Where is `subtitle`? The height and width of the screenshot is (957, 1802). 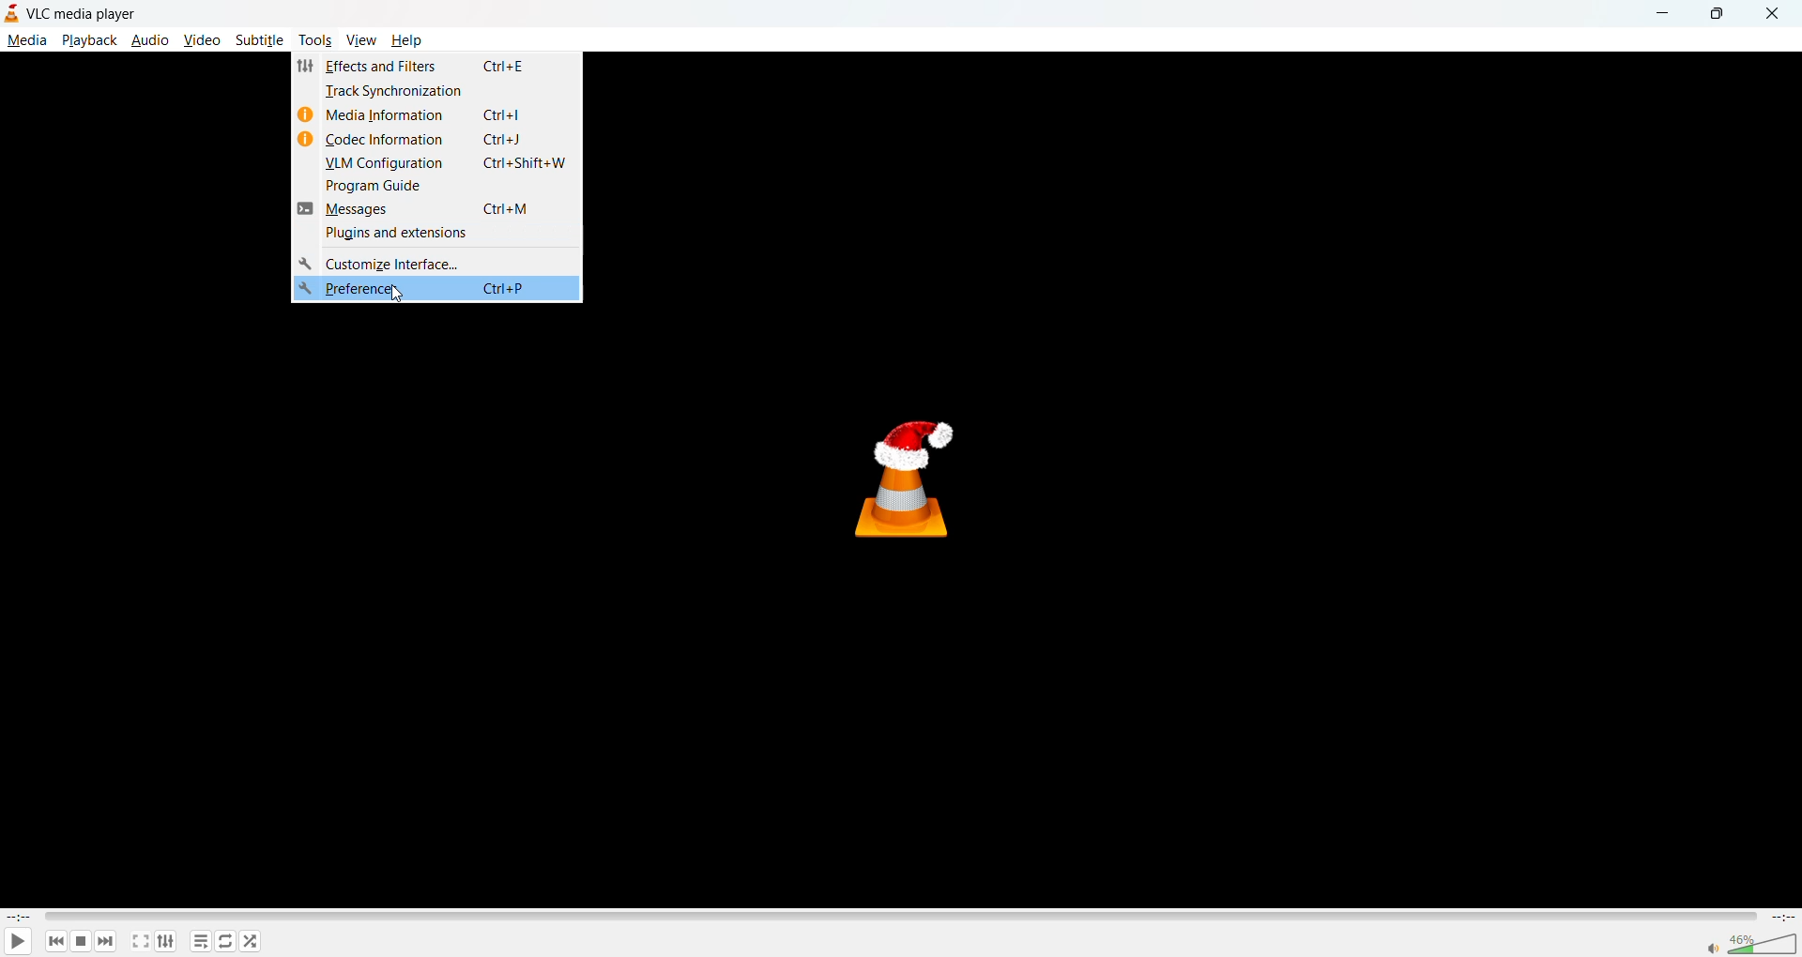
subtitle is located at coordinates (259, 40).